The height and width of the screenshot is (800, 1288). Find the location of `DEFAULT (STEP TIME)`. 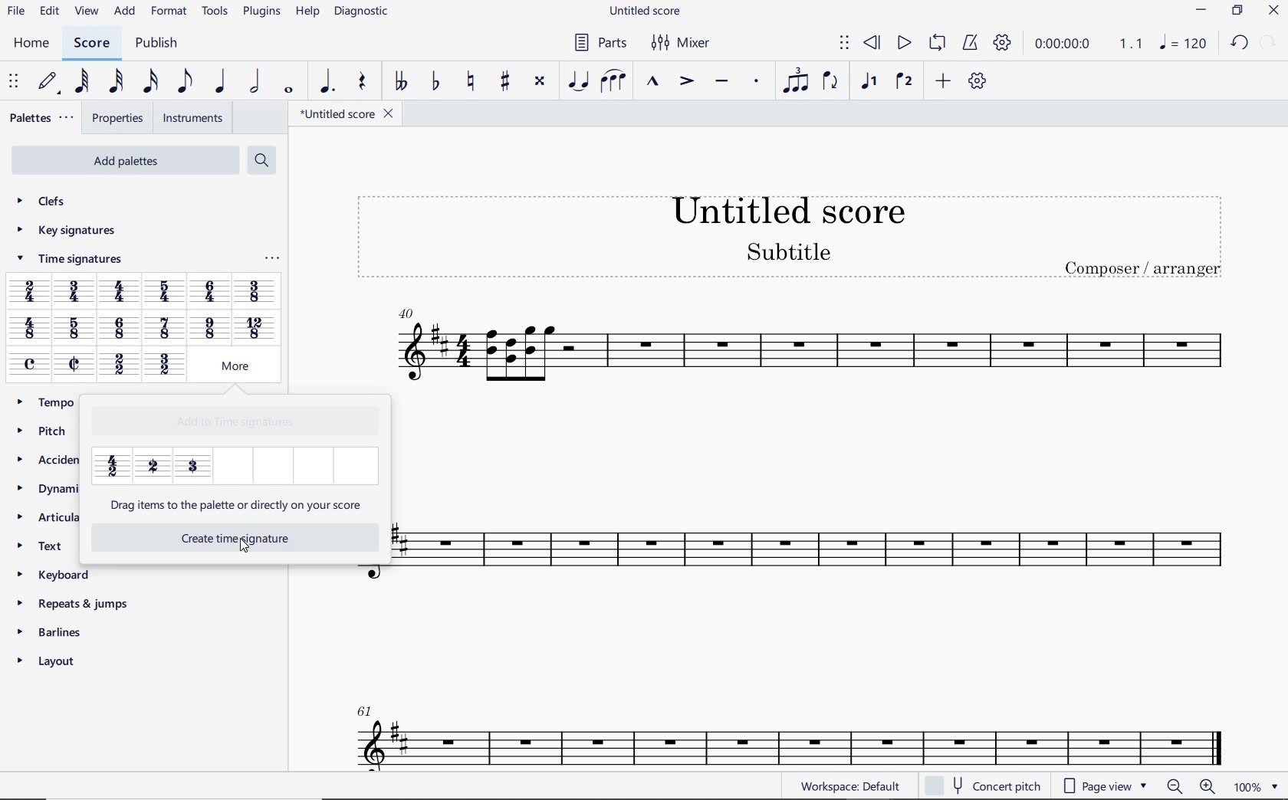

DEFAULT (STEP TIME) is located at coordinates (48, 82).